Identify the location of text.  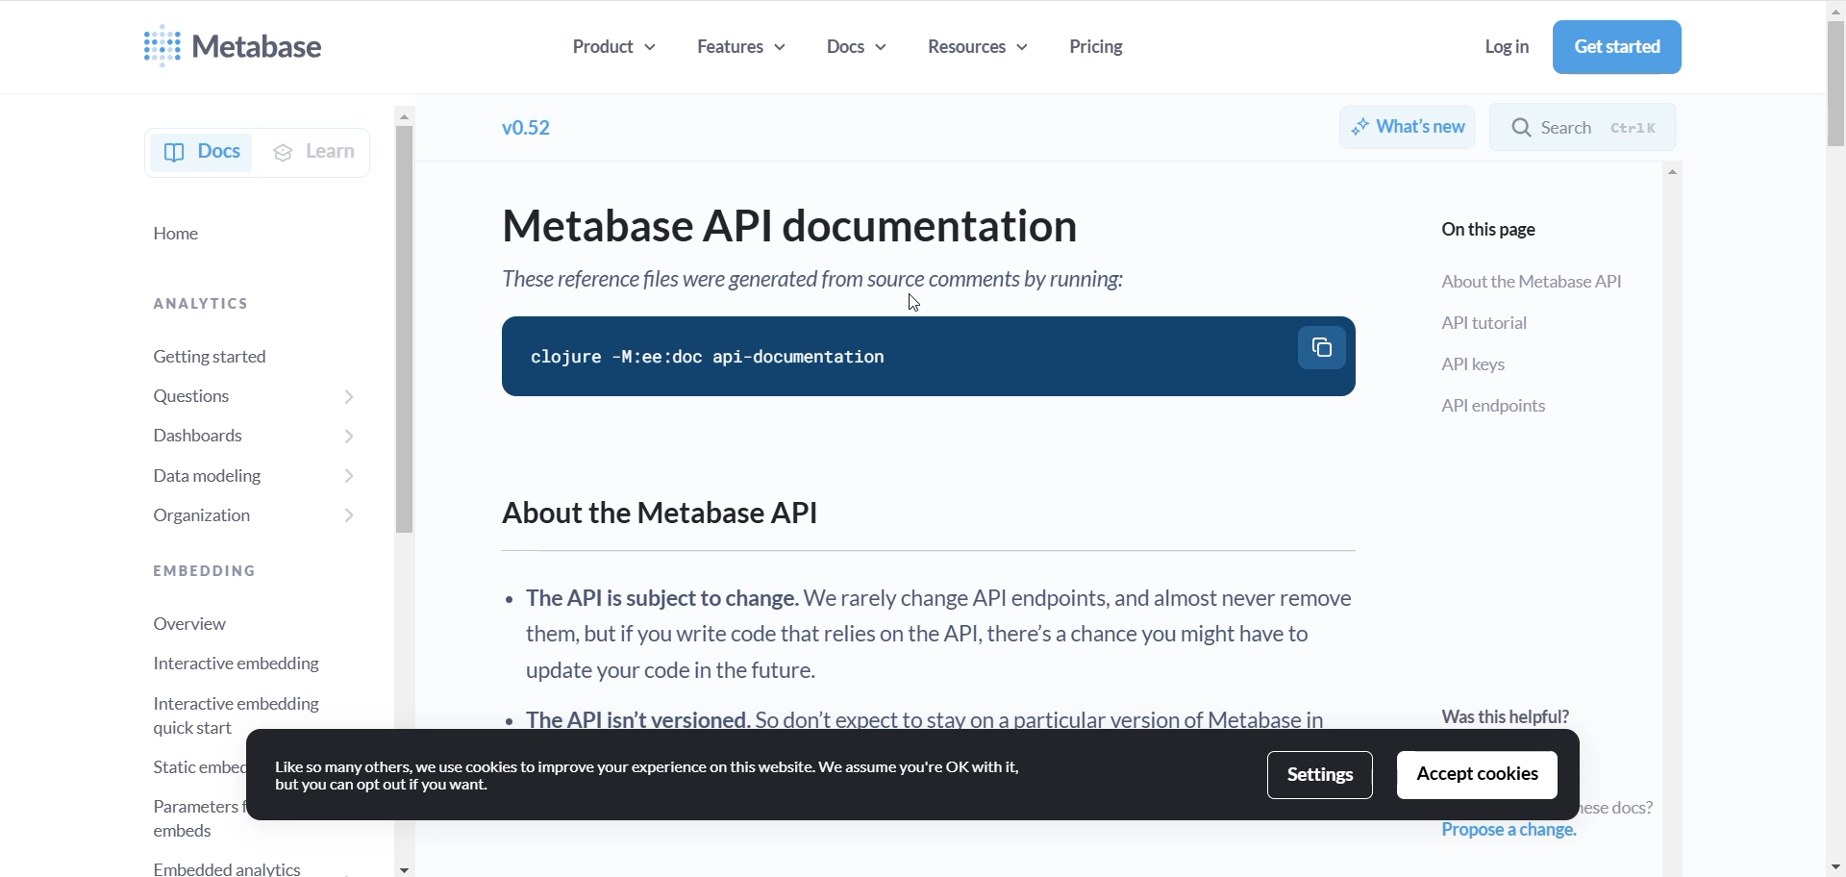
(1508, 714).